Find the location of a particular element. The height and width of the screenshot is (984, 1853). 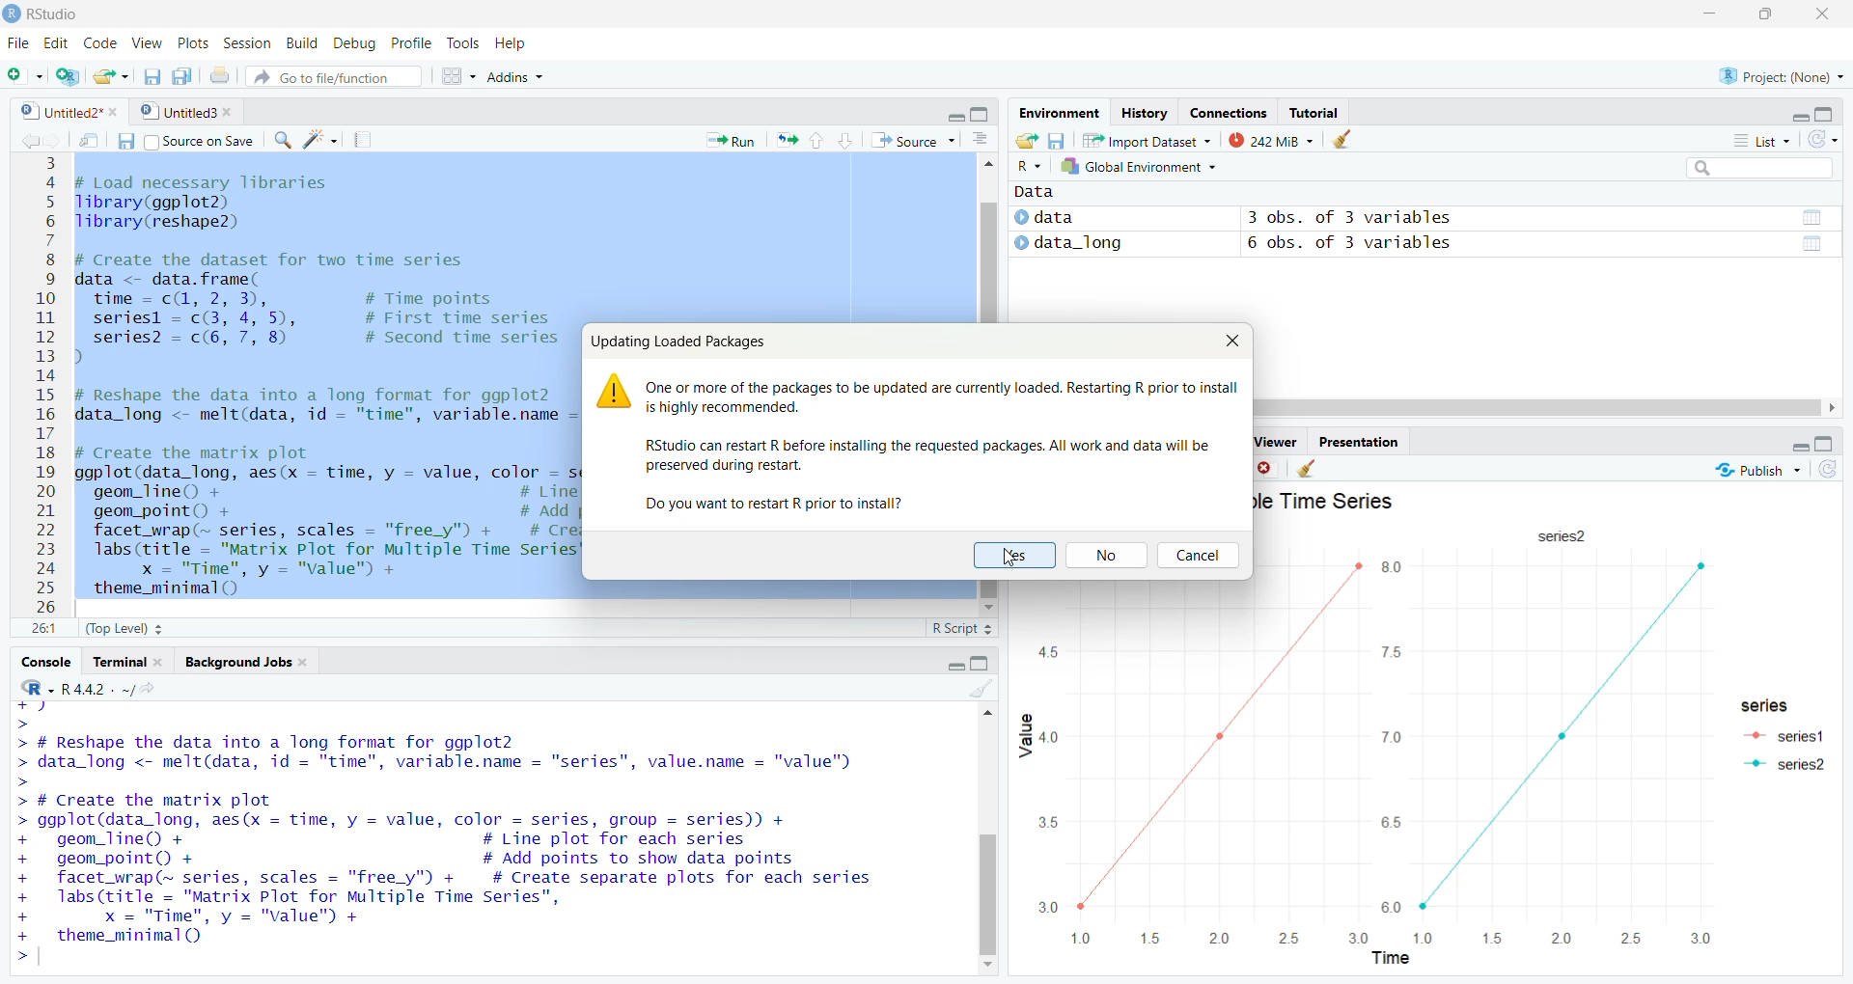

save all open documents is located at coordinates (181, 75).